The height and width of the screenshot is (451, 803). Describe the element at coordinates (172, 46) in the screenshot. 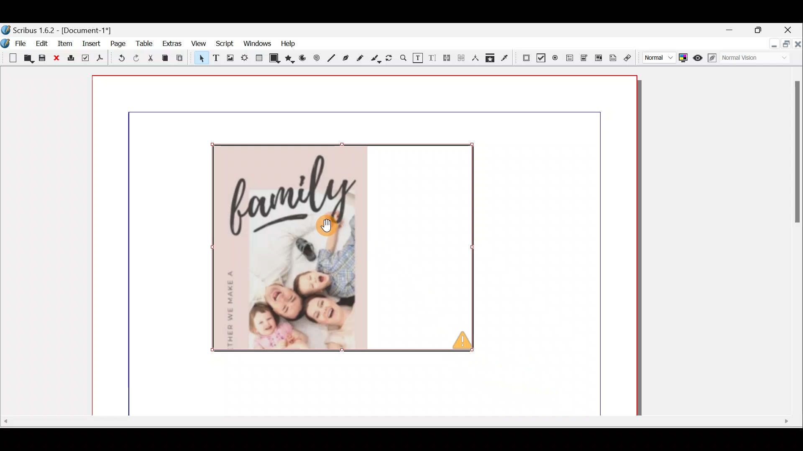

I see `Extras` at that location.